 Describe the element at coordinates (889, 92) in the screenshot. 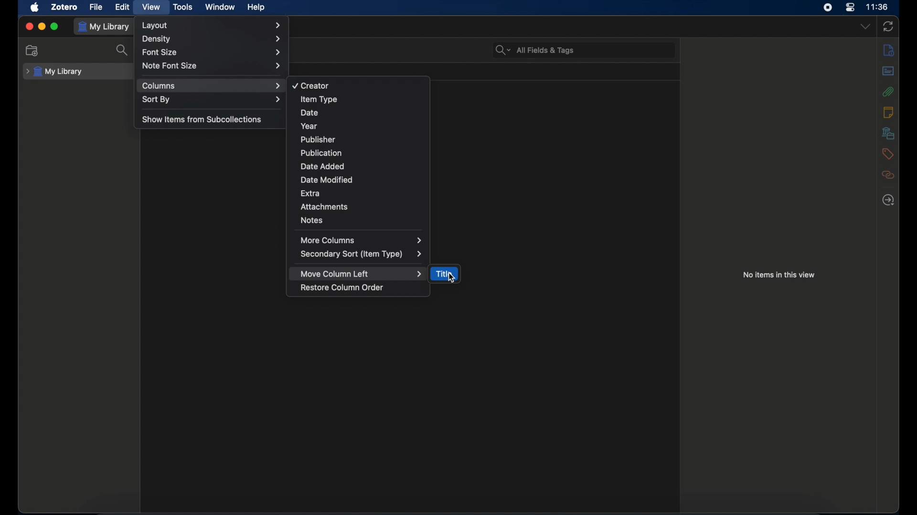

I see `attachments` at that location.